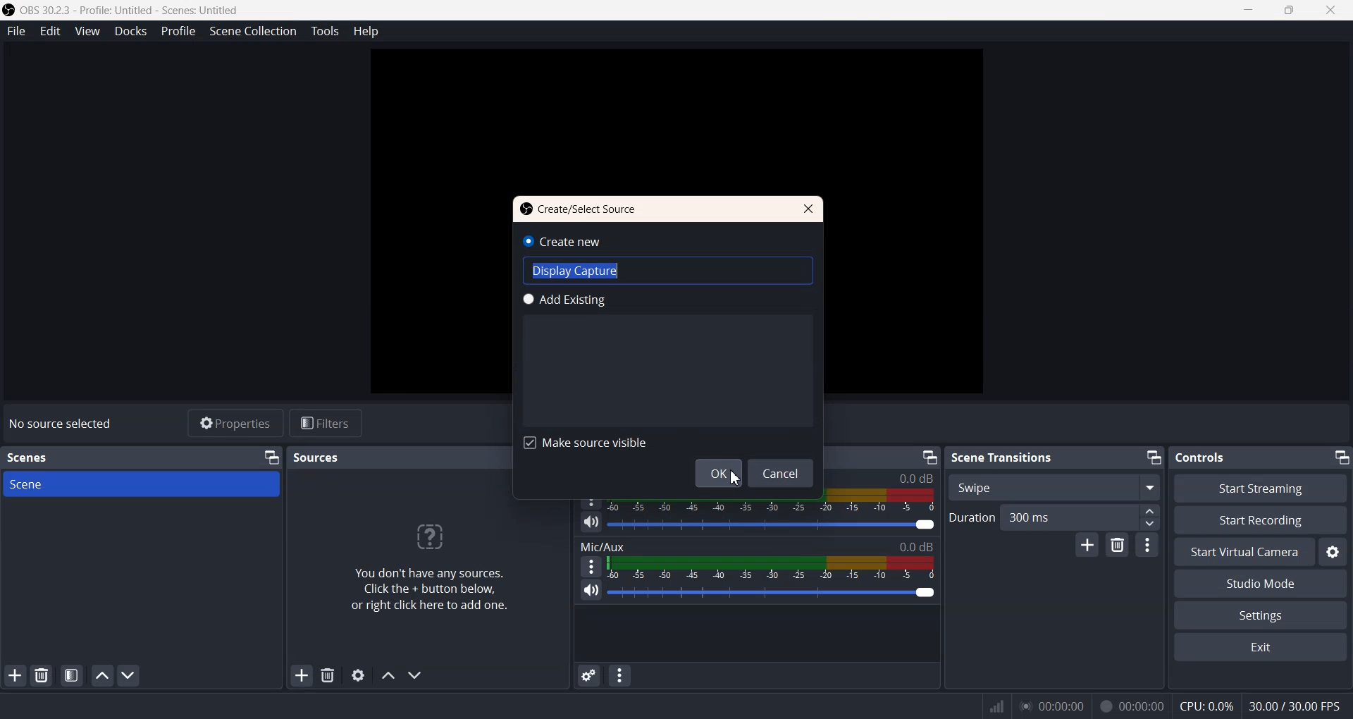 This screenshot has height=719, width=1353. I want to click on Minimize, so click(271, 457).